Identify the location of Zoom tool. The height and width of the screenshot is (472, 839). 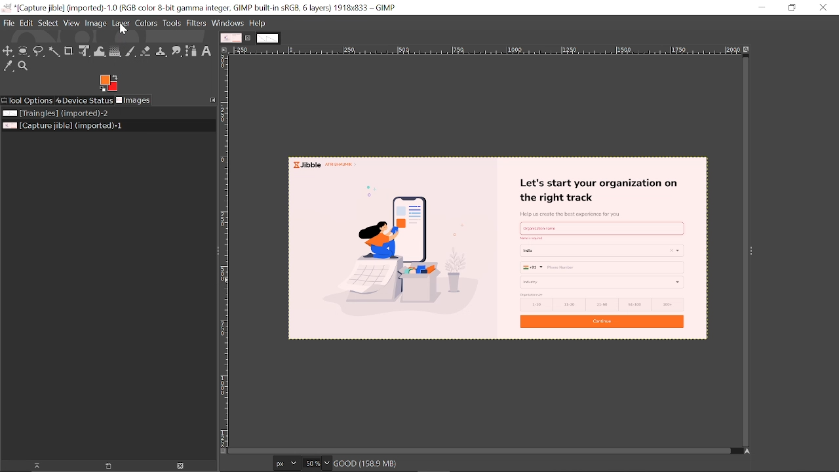
(24, 66).